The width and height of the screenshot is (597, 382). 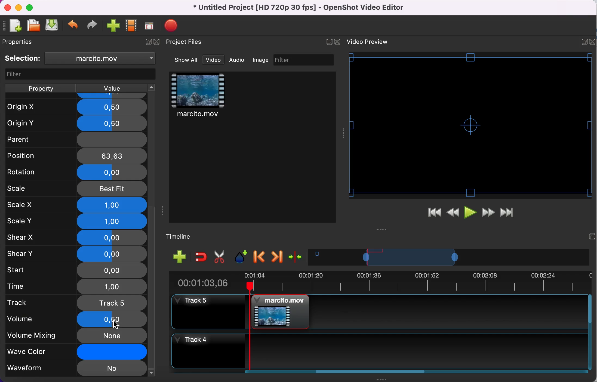 I want to click on rotation 0, so click(x=76, y=173).